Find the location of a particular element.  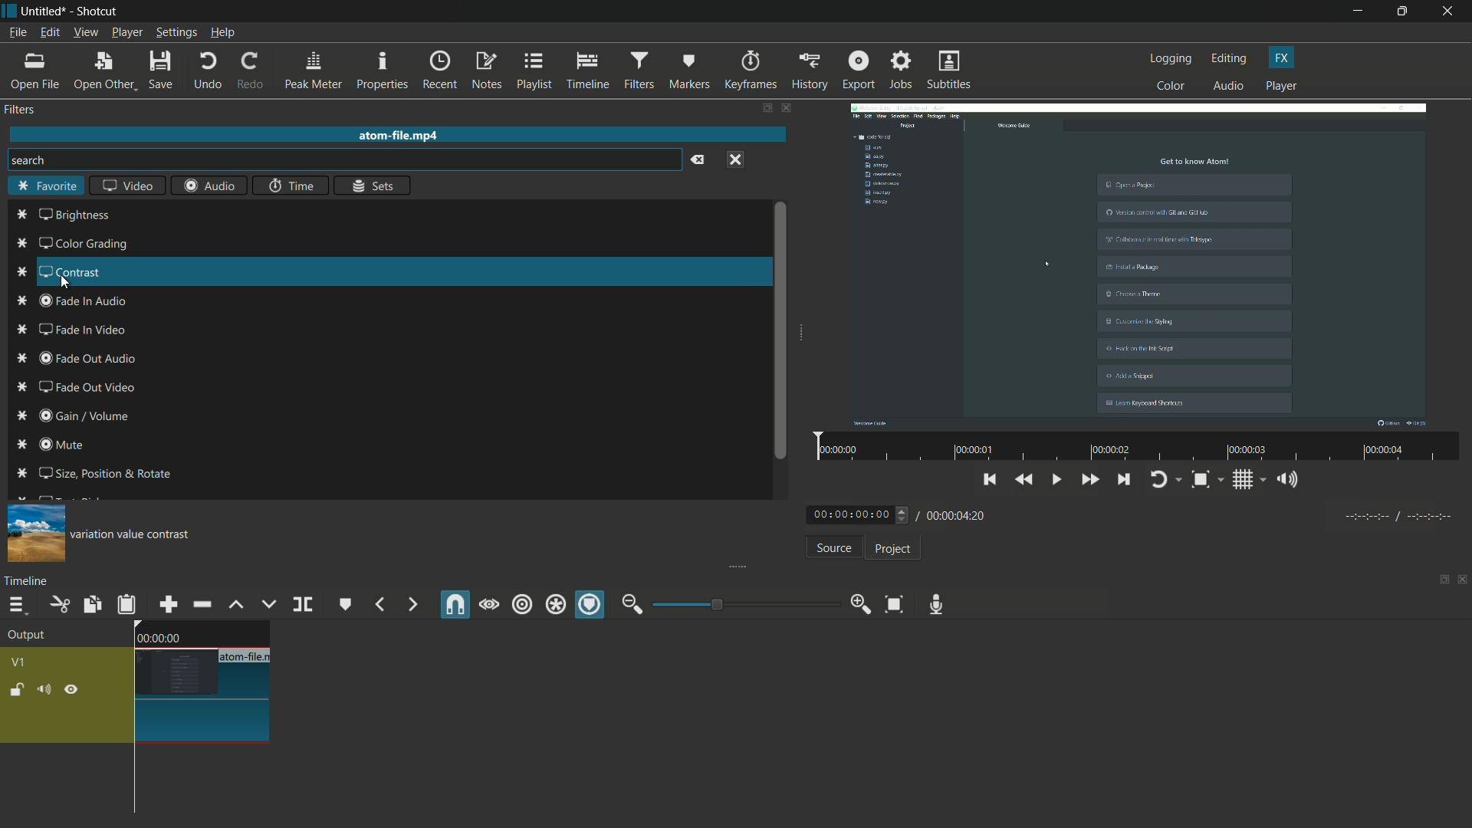

overwrite is located at coordinates (266, 604).